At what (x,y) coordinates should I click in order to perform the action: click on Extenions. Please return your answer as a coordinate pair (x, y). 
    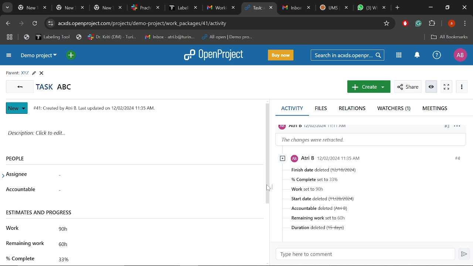
    Looking at the image, I should click on (432, 24).